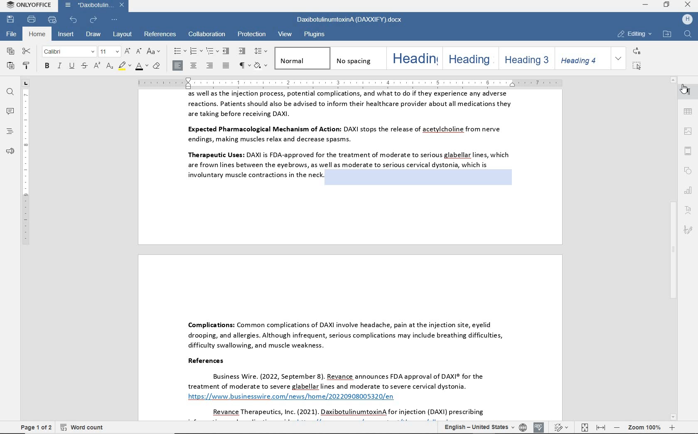  Describe the element at coordinates (8, 132) in the screenshot. I see `headings` at that location.